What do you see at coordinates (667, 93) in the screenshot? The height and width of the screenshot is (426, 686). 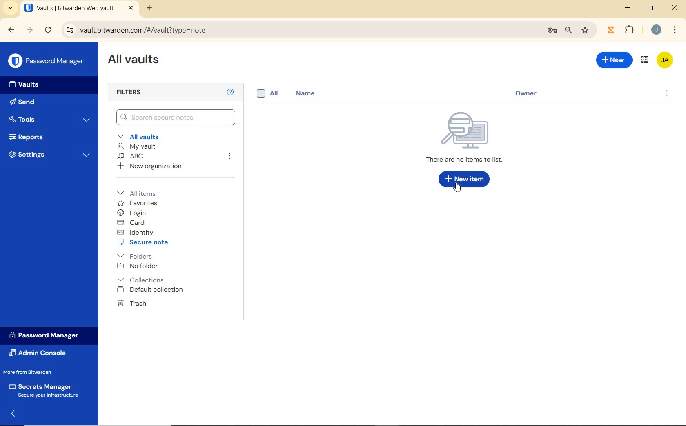 I see `options` at bounding box center [667, 93].